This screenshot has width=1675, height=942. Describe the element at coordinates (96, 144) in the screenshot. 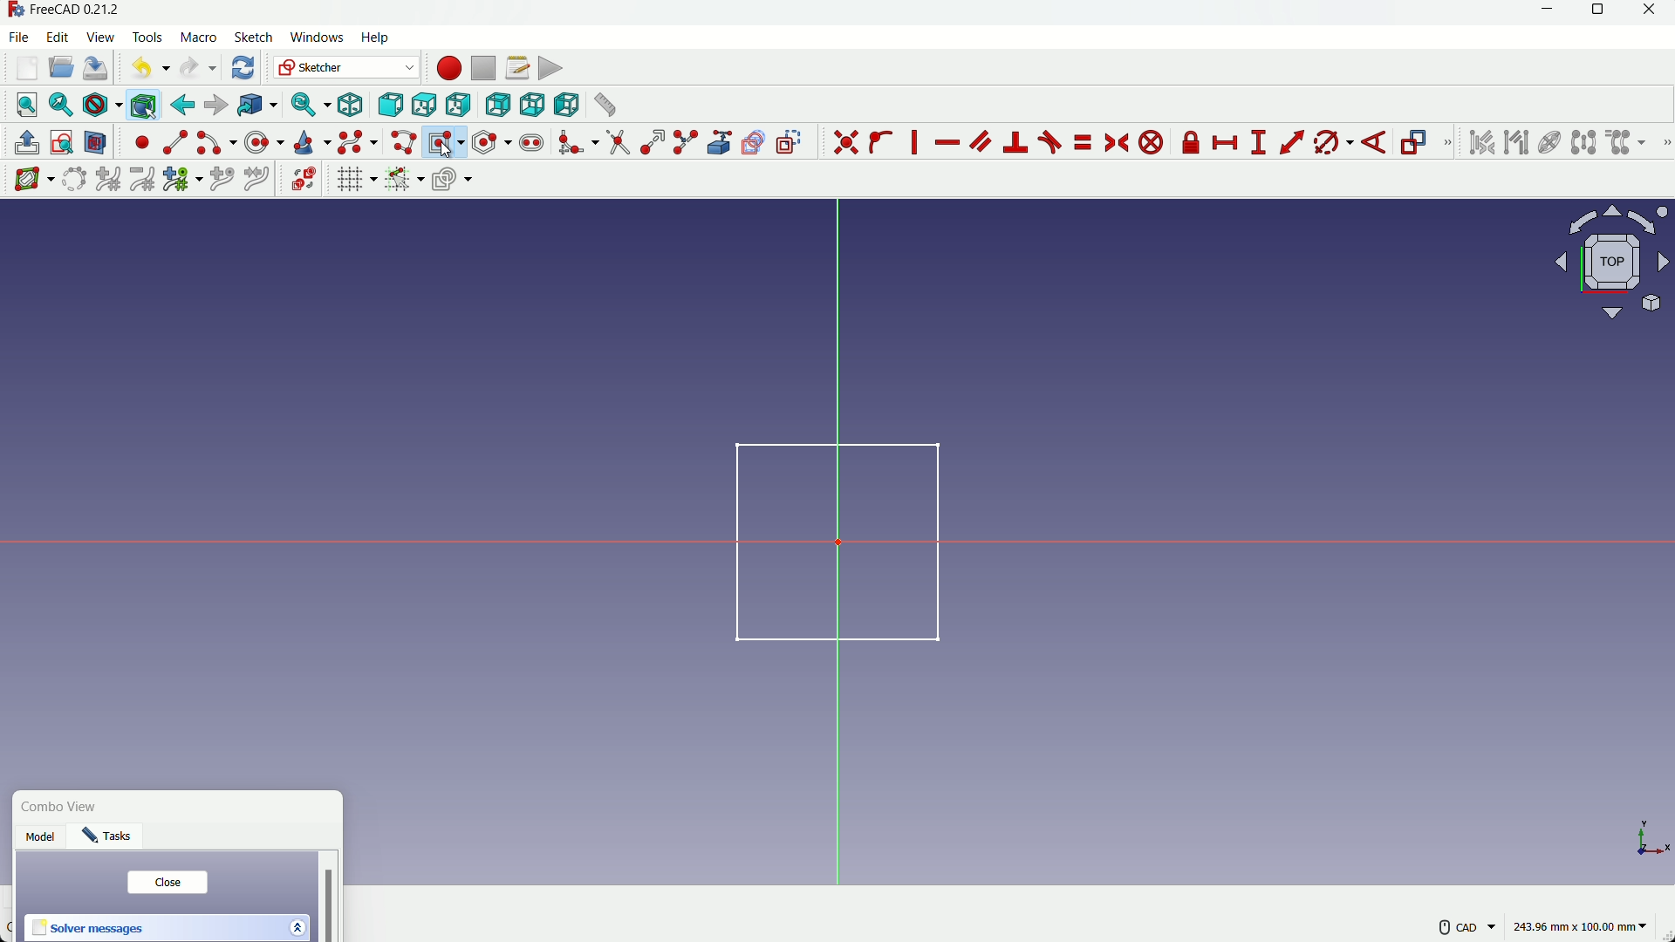

I see `view section` at that location.